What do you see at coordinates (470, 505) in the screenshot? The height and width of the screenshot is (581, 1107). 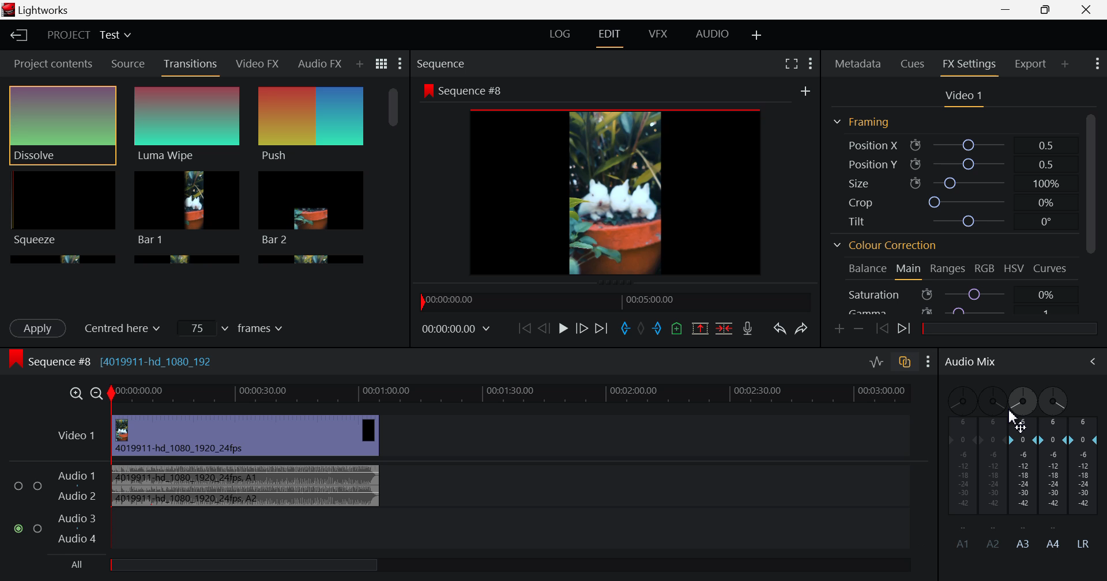 I see `Audio Input Field` at bounding box center [470, 505].